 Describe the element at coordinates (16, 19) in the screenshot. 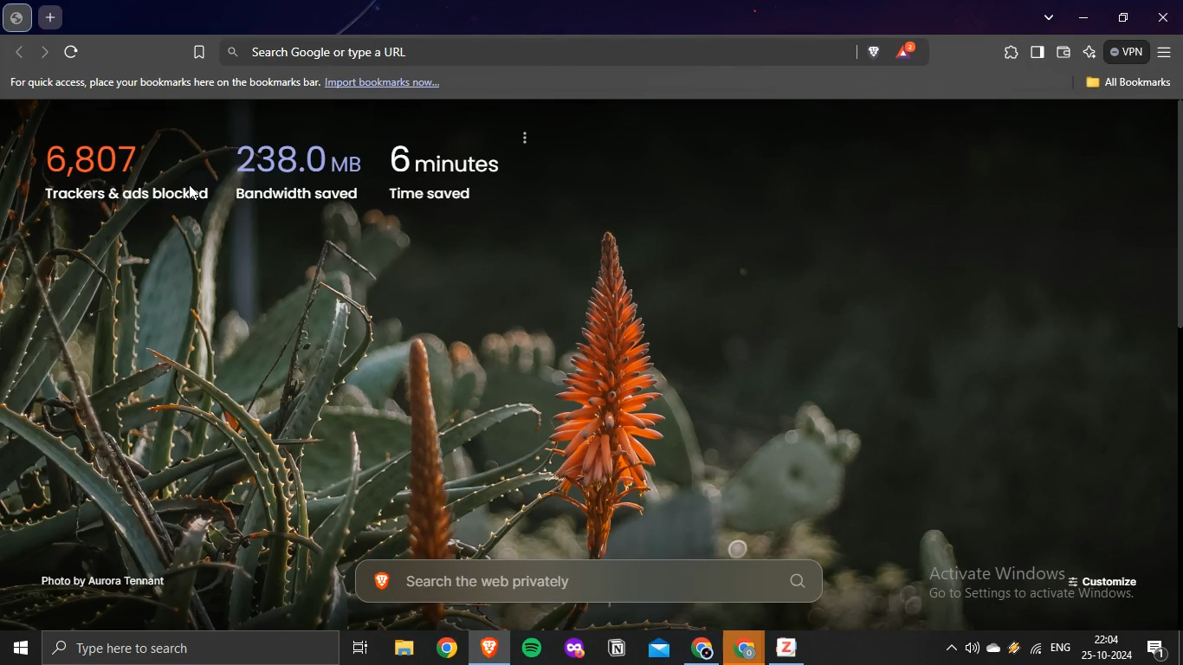

I see `pinned` at that location.